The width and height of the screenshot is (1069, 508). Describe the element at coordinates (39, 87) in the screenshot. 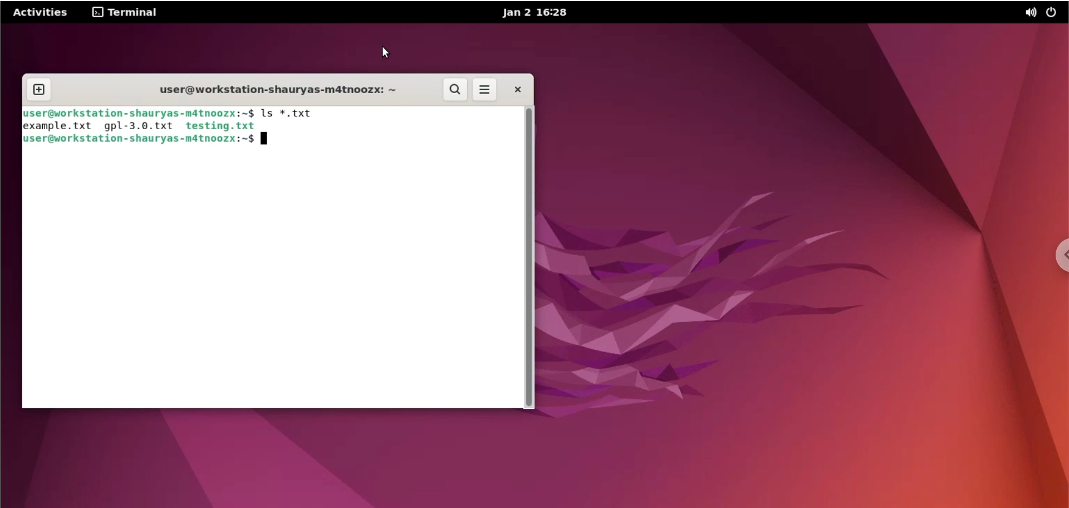

I see `new tab` at that location.